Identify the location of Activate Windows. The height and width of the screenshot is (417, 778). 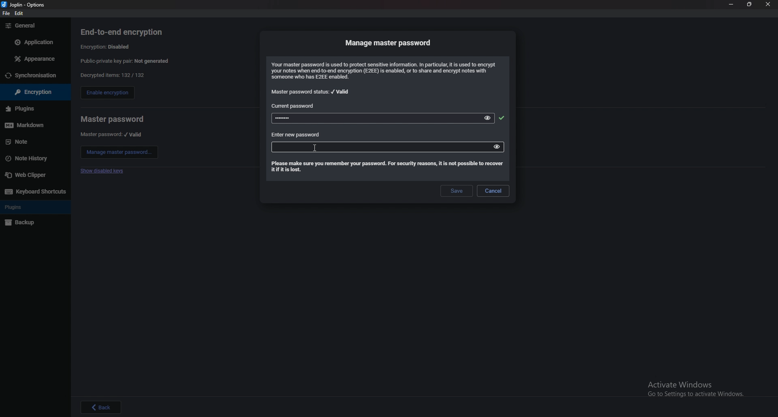
(695, 387).